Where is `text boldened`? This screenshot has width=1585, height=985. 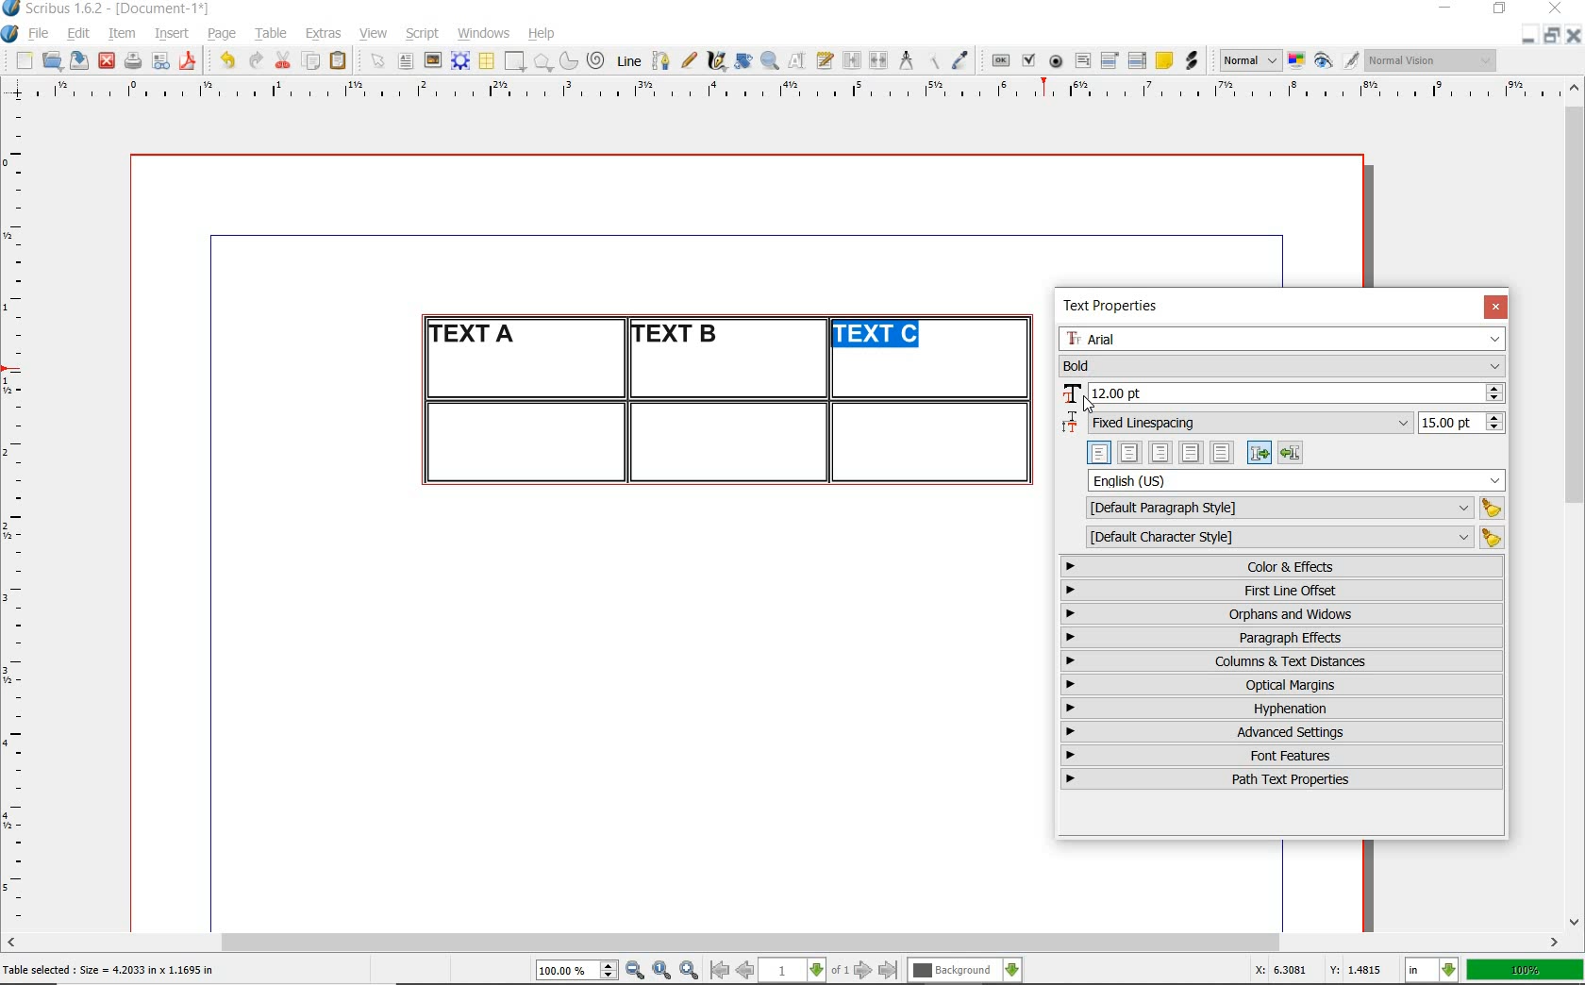 text boldened is located at coordinates (890, 338).